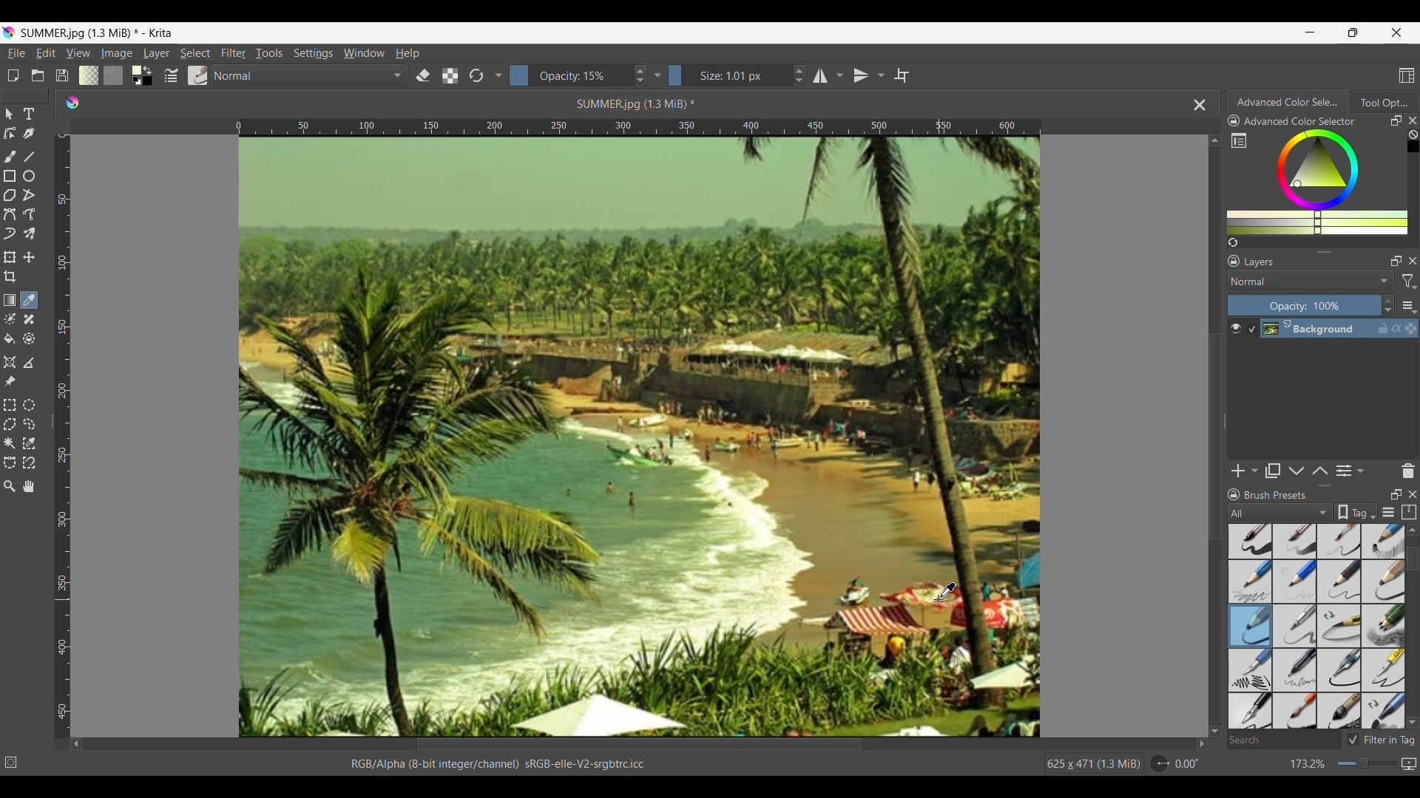 The height and width of the screenshot is (798, 1420). Describe the element at coordinates (881, 75) in the screenshot. I see `Vertical mirror tool settings` at that location.